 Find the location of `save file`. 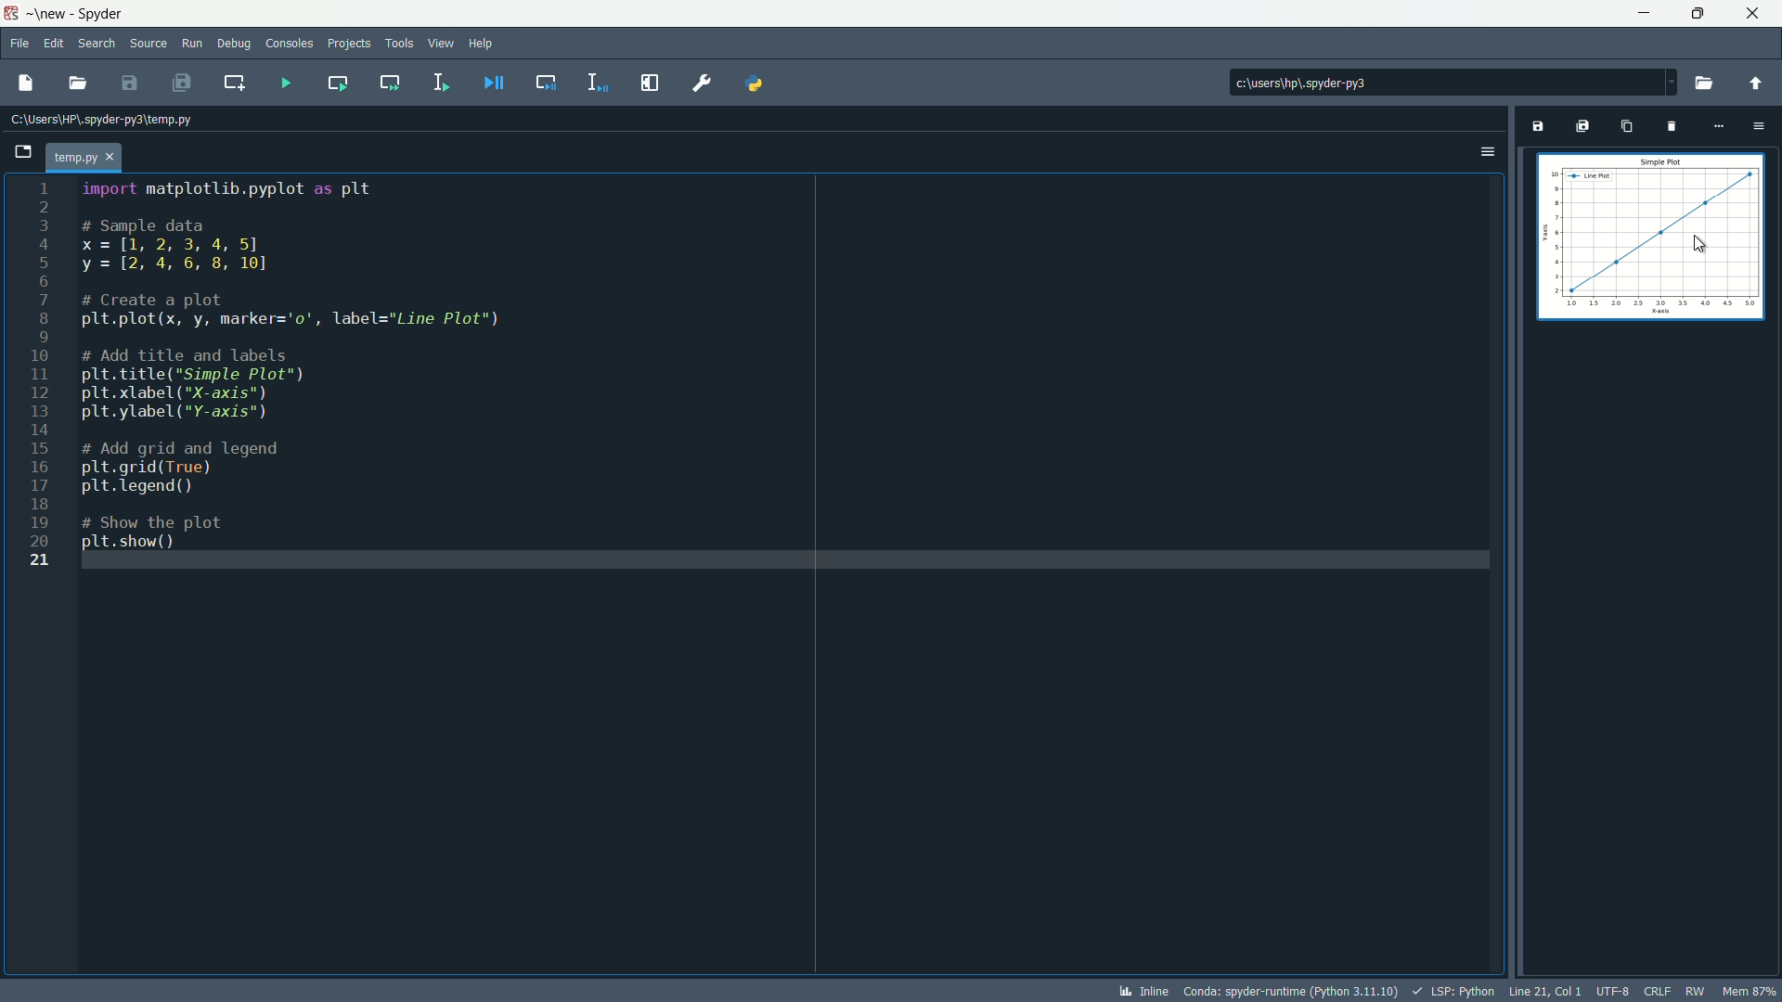

save file is located at coordinates (23, 83).